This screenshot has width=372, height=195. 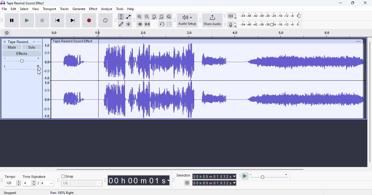 I want to click on tempo, so click(x=10, y=177).